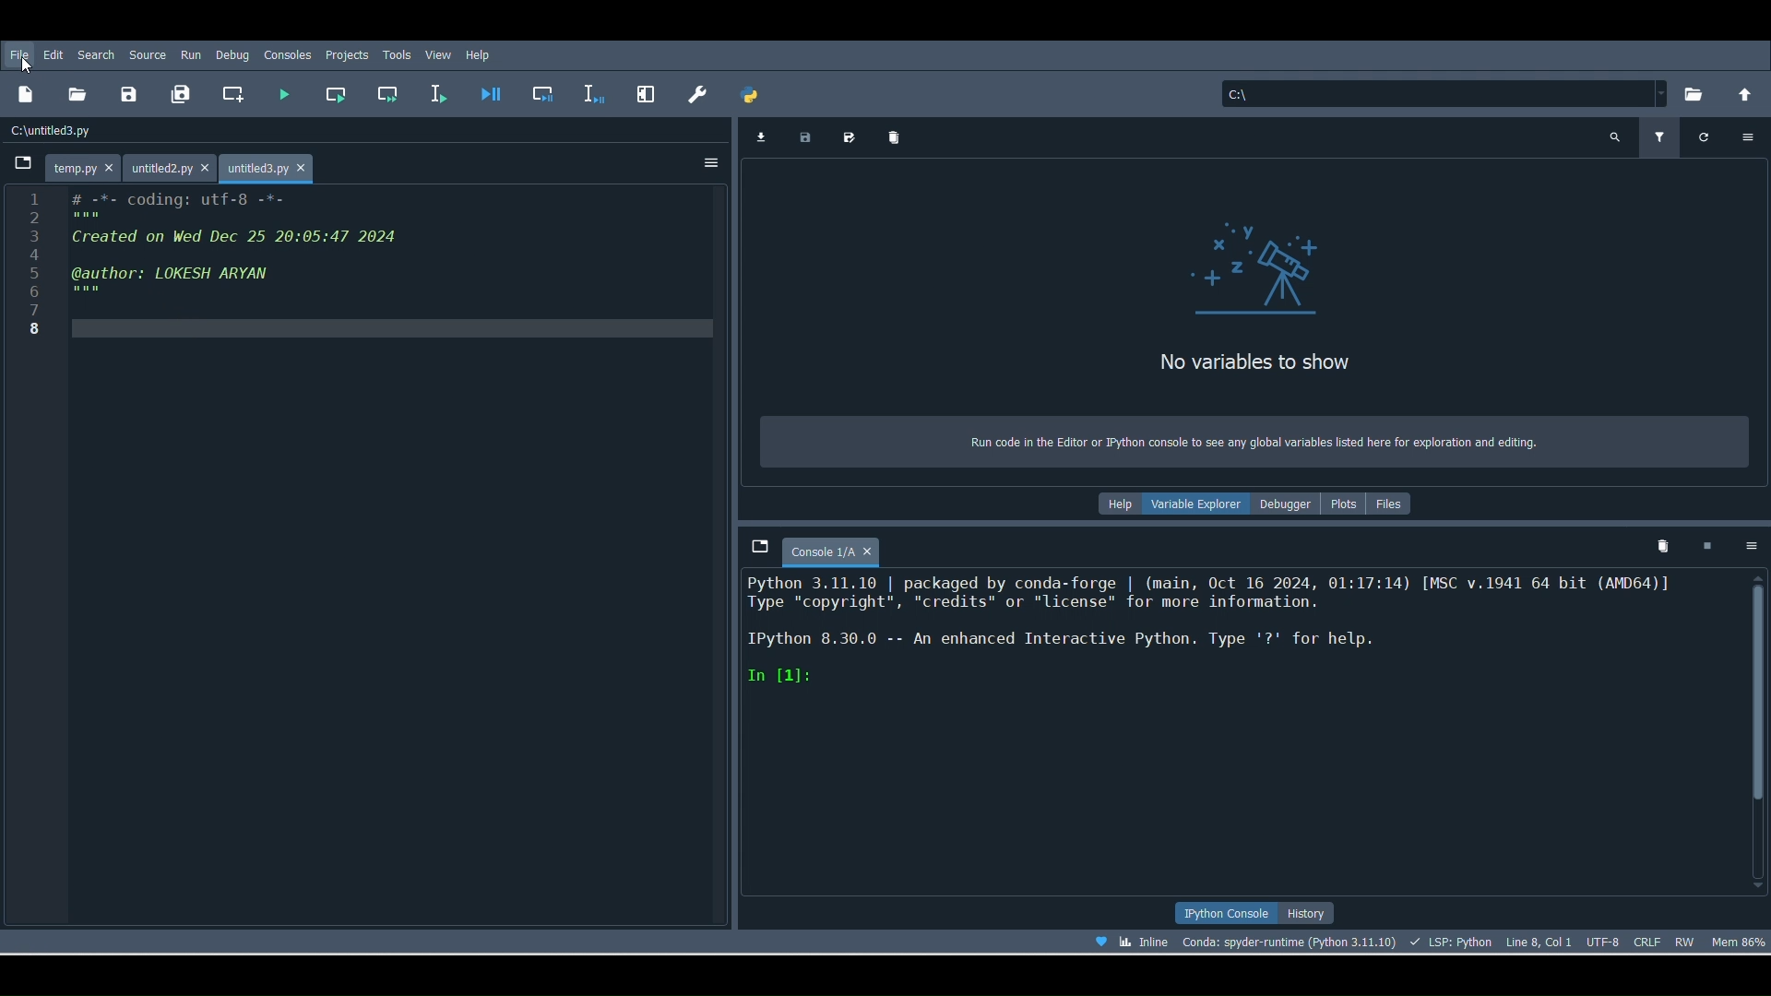 The height and width of the screenshot is (996, 1771). I want to click on Files, so click(1399, 503).